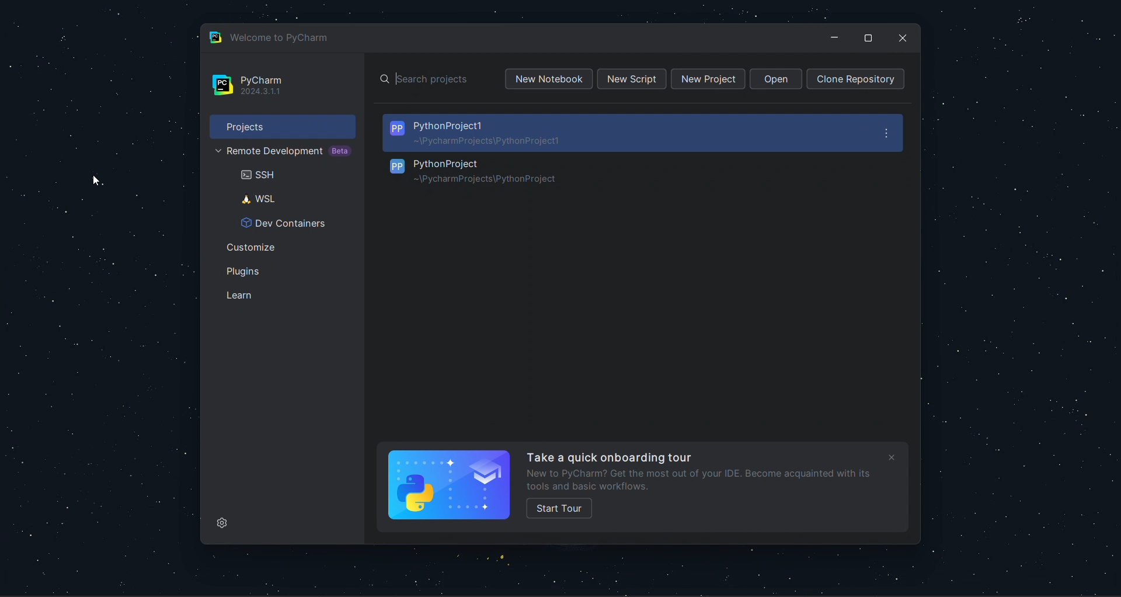 The image size is (1121, 597). Describe the element at coordinates (568, 509) in the screenshot. I see `Start Tour` at that location.